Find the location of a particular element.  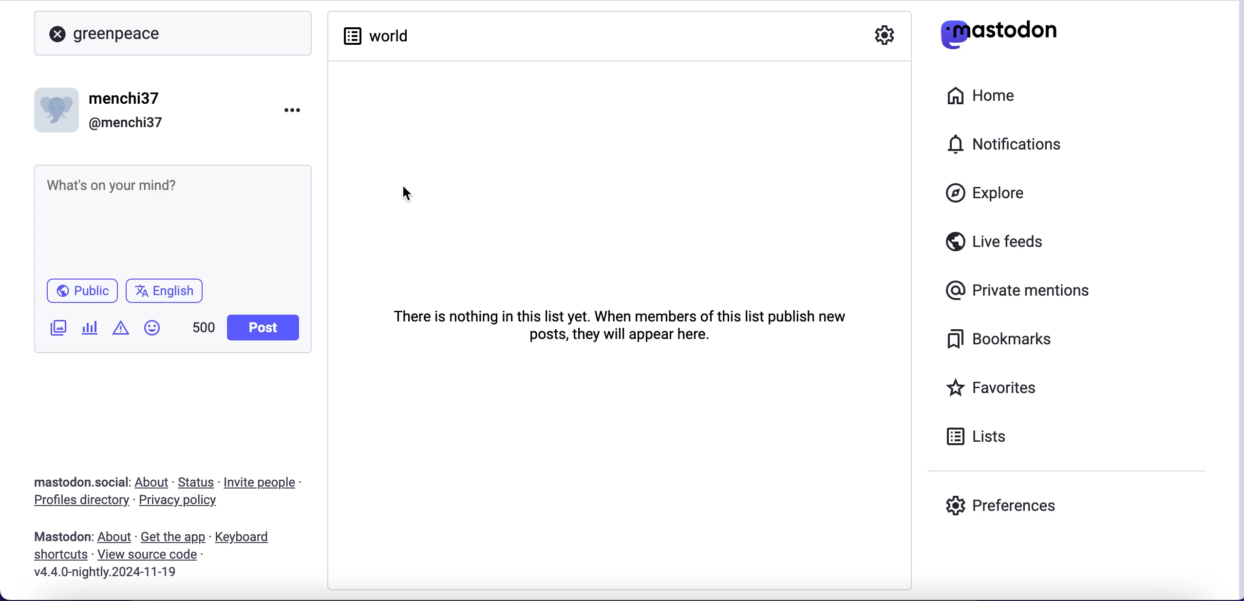

configuration is located at coordinates (886, 37).